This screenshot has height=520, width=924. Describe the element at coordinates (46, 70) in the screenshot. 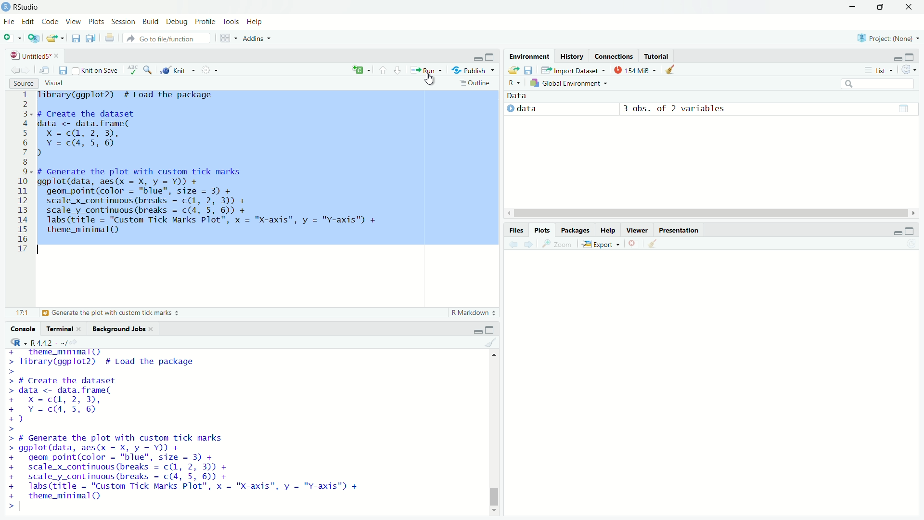

I see `show in new window` at that location.